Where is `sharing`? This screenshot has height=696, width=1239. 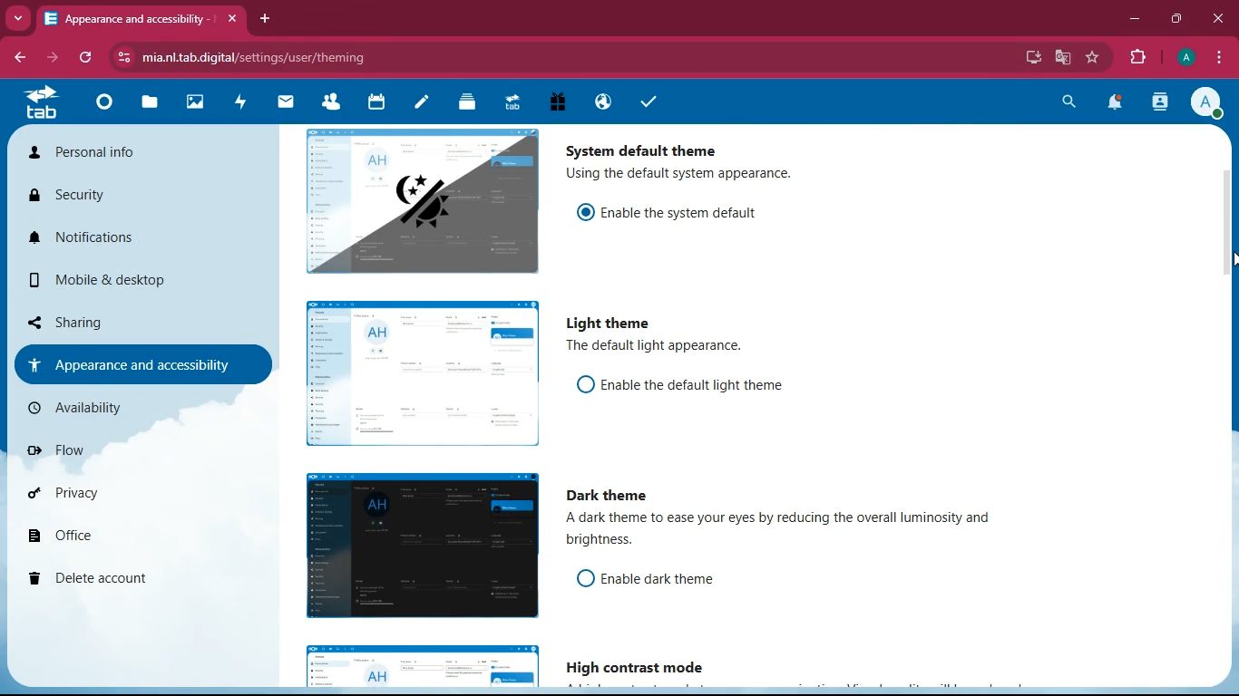
sharing is located at coordinates (120, 318).